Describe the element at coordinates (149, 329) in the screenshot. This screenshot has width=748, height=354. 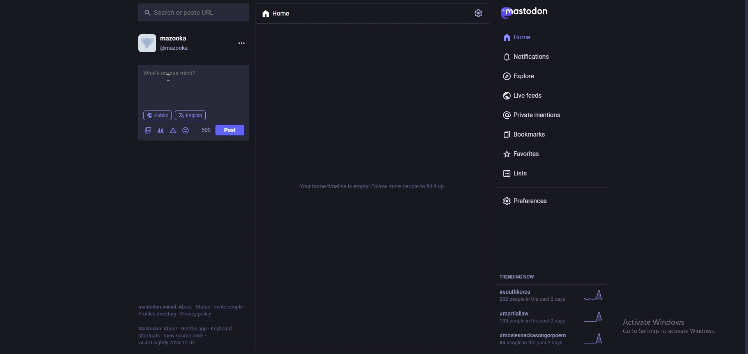
I see `mastodon` at that location.